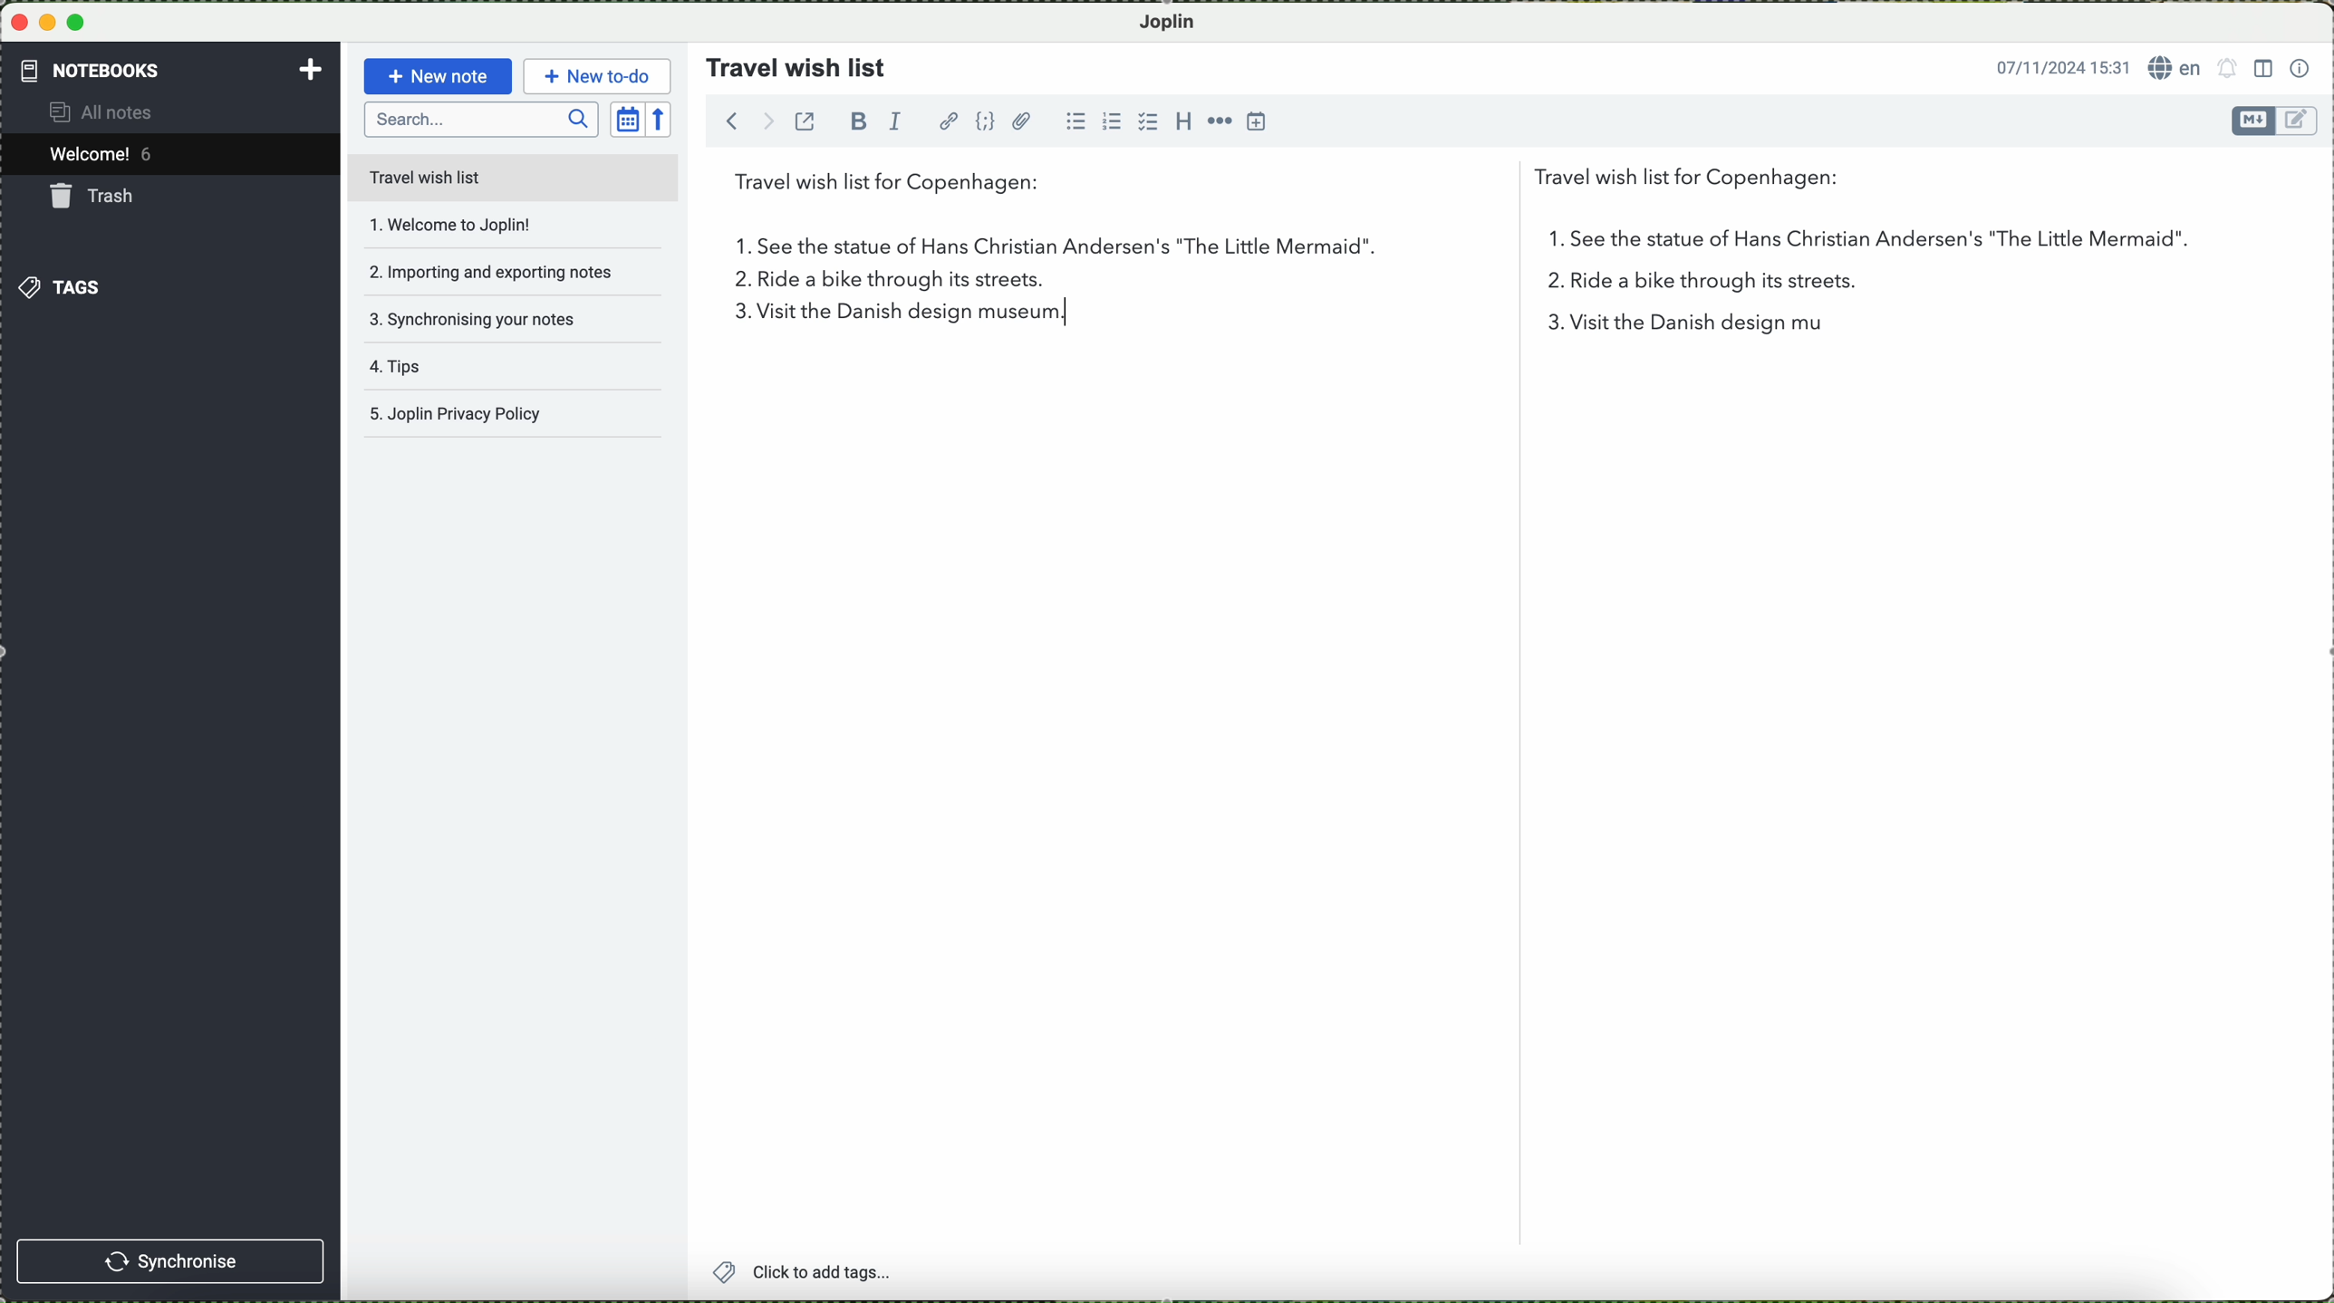  I want to click on click to add tags, so click(849, 1273).